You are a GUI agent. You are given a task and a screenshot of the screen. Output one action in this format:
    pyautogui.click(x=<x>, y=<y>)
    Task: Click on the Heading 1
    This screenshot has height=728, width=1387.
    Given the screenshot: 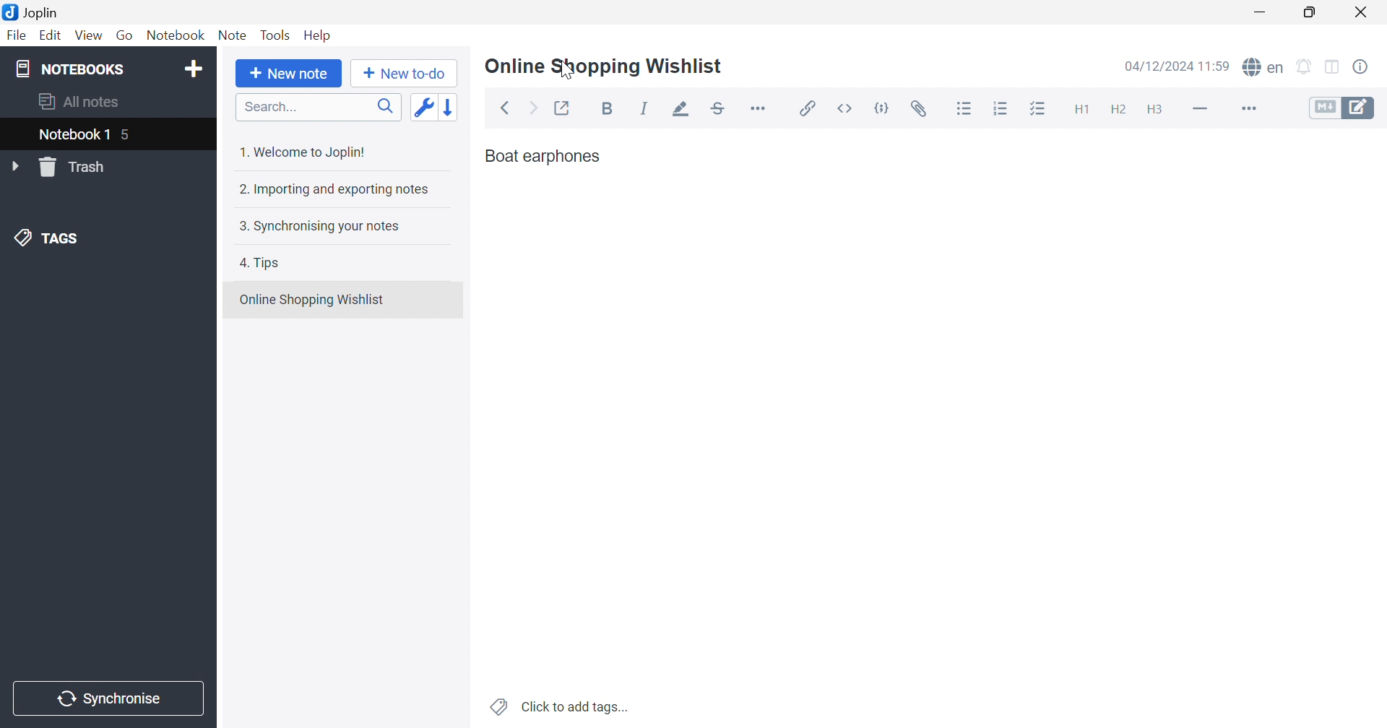 What is the action you would take?
    pyautogui.click(x=1084, y=109)
    